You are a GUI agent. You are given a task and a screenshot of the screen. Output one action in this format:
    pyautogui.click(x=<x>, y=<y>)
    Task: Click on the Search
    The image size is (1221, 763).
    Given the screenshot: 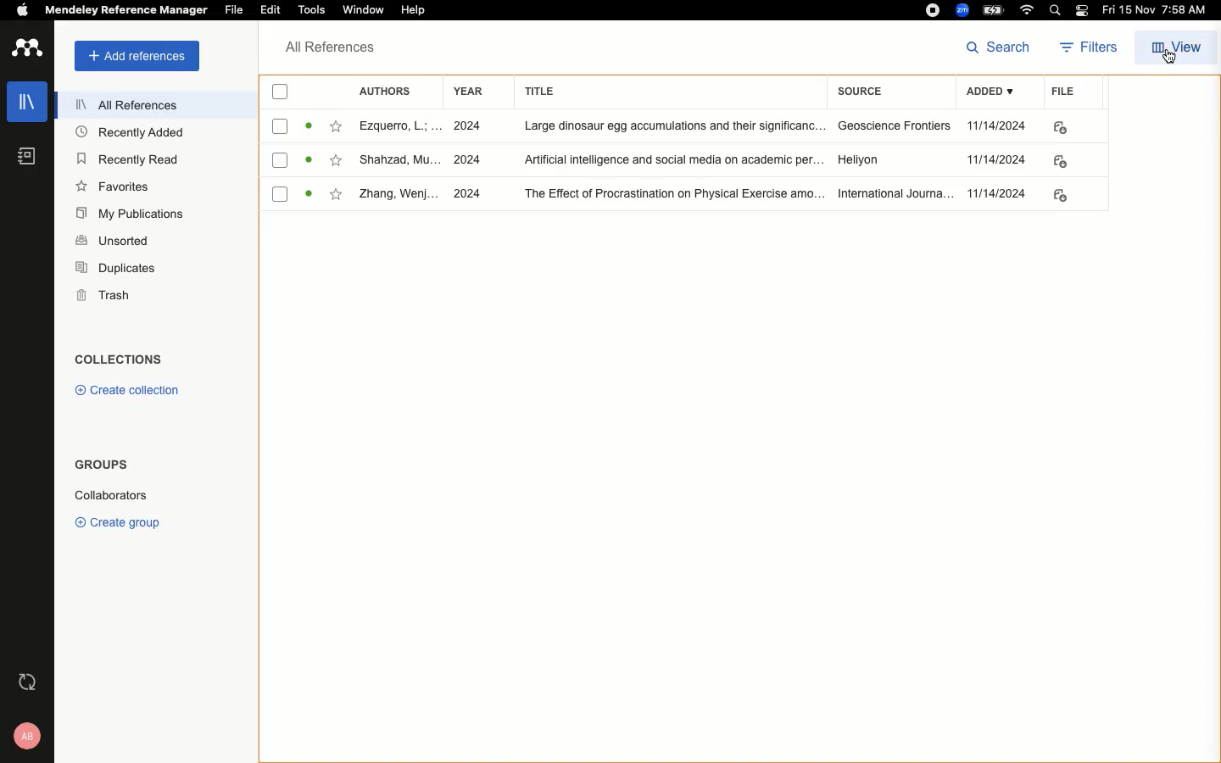 What is the action you would take?
    pyautogui.click(x=999, y=47)
    